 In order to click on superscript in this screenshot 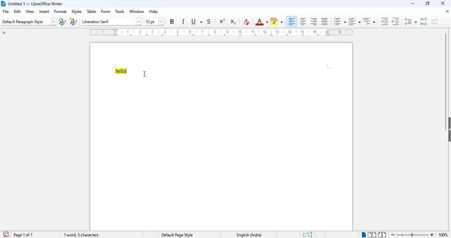, I will do `click(223, 21)`.